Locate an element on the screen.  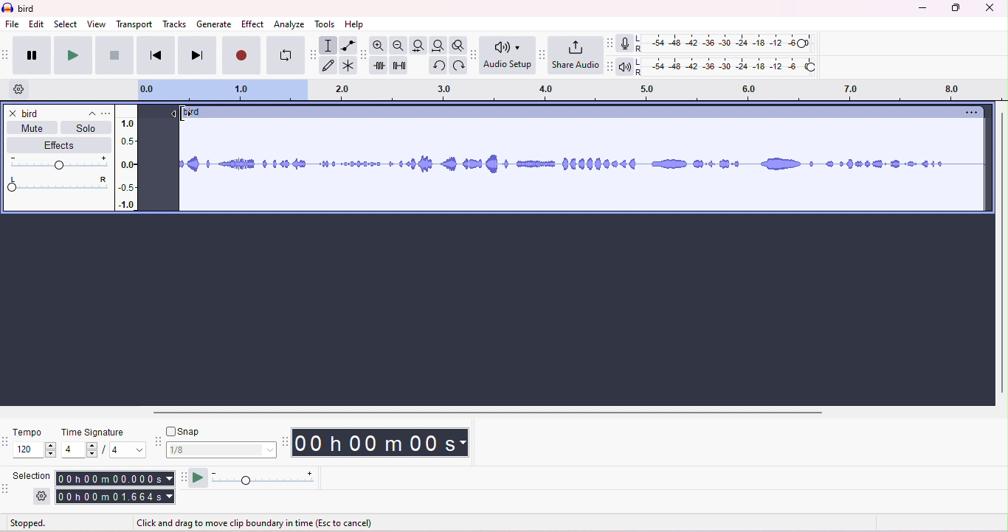
play at speed/ play at speed once is located at coordinates (198, 477).